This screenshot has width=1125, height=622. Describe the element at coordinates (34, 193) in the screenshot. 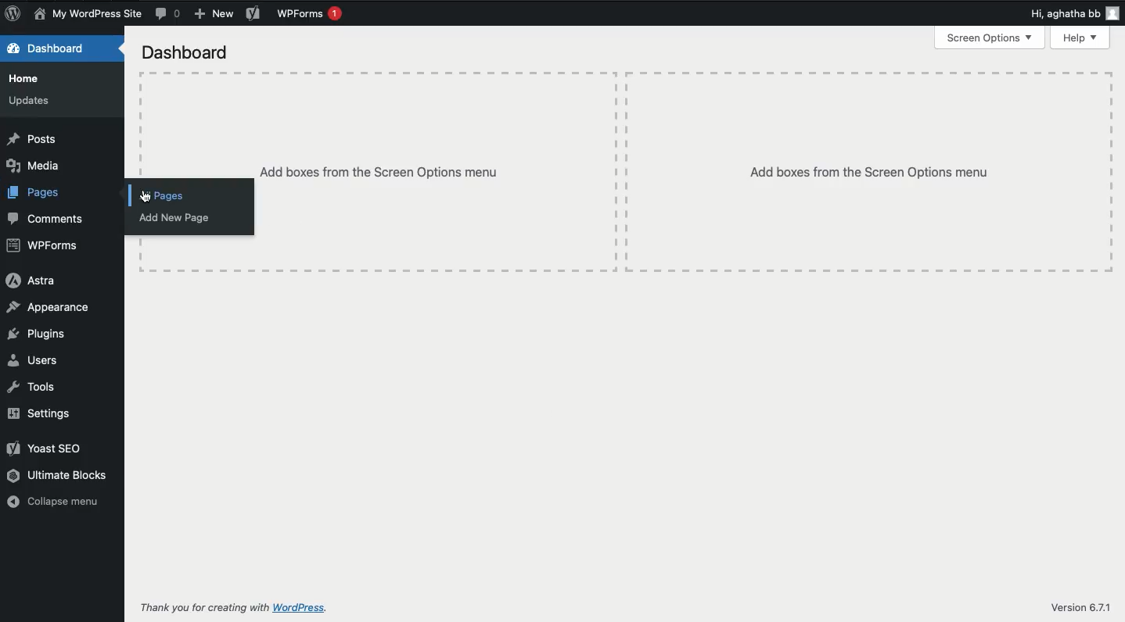

I see `Pages` at that location.